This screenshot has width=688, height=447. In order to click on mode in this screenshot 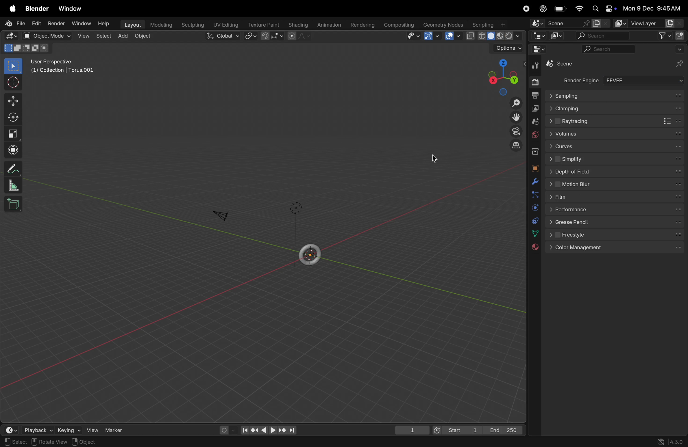, I will do `click(26, 49)`.